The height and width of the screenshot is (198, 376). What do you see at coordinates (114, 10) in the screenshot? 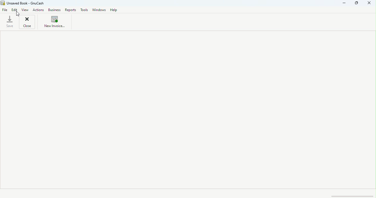
I see `Help` at bounding box center [114, 10].